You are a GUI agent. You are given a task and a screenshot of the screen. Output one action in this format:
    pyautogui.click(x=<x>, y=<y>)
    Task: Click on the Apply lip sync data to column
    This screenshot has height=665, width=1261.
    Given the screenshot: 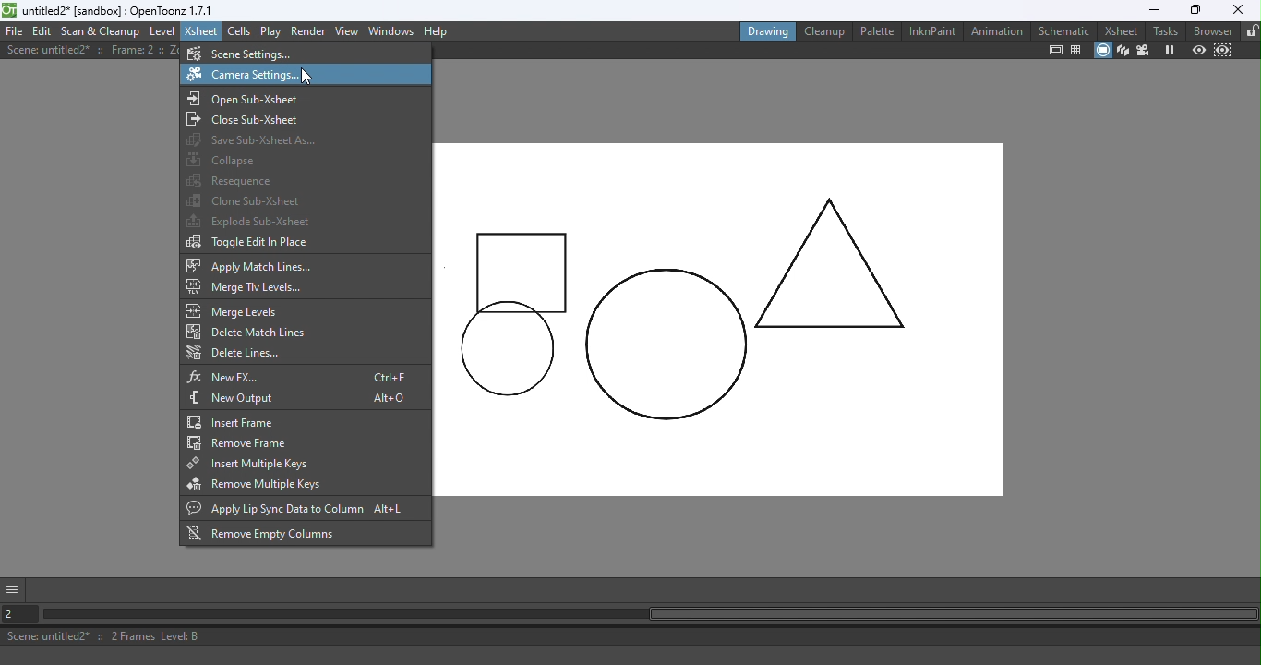 What is the action you would take?
    pyautogui.click(x=306, y=508)
    